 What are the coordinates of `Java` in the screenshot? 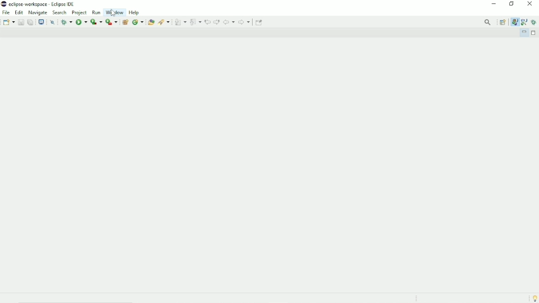 It's located at (515, 22).